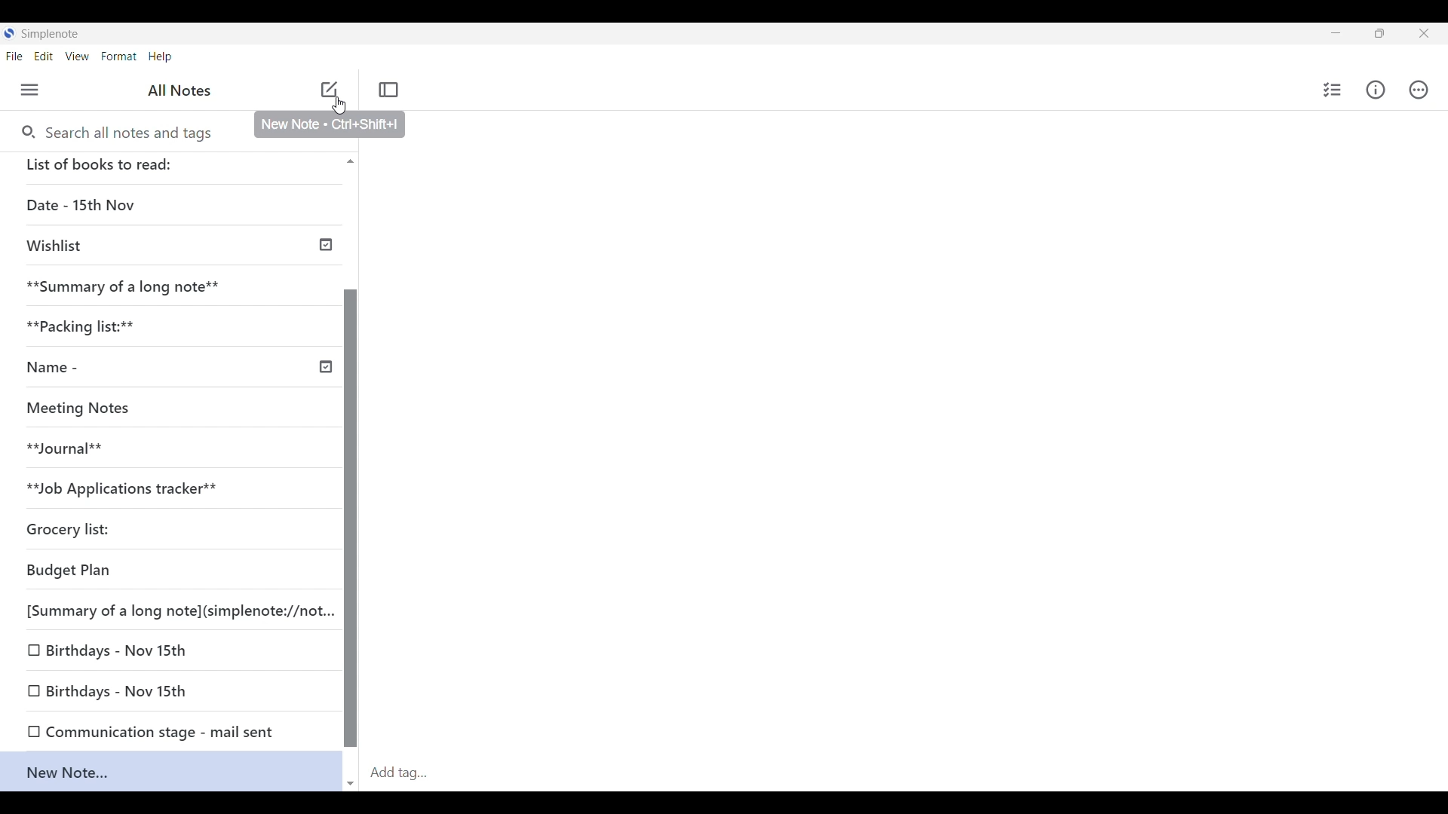  Describe the element at coordinates (176, 207) in the screenshot. I see `Date - 15th Nov` at that location.